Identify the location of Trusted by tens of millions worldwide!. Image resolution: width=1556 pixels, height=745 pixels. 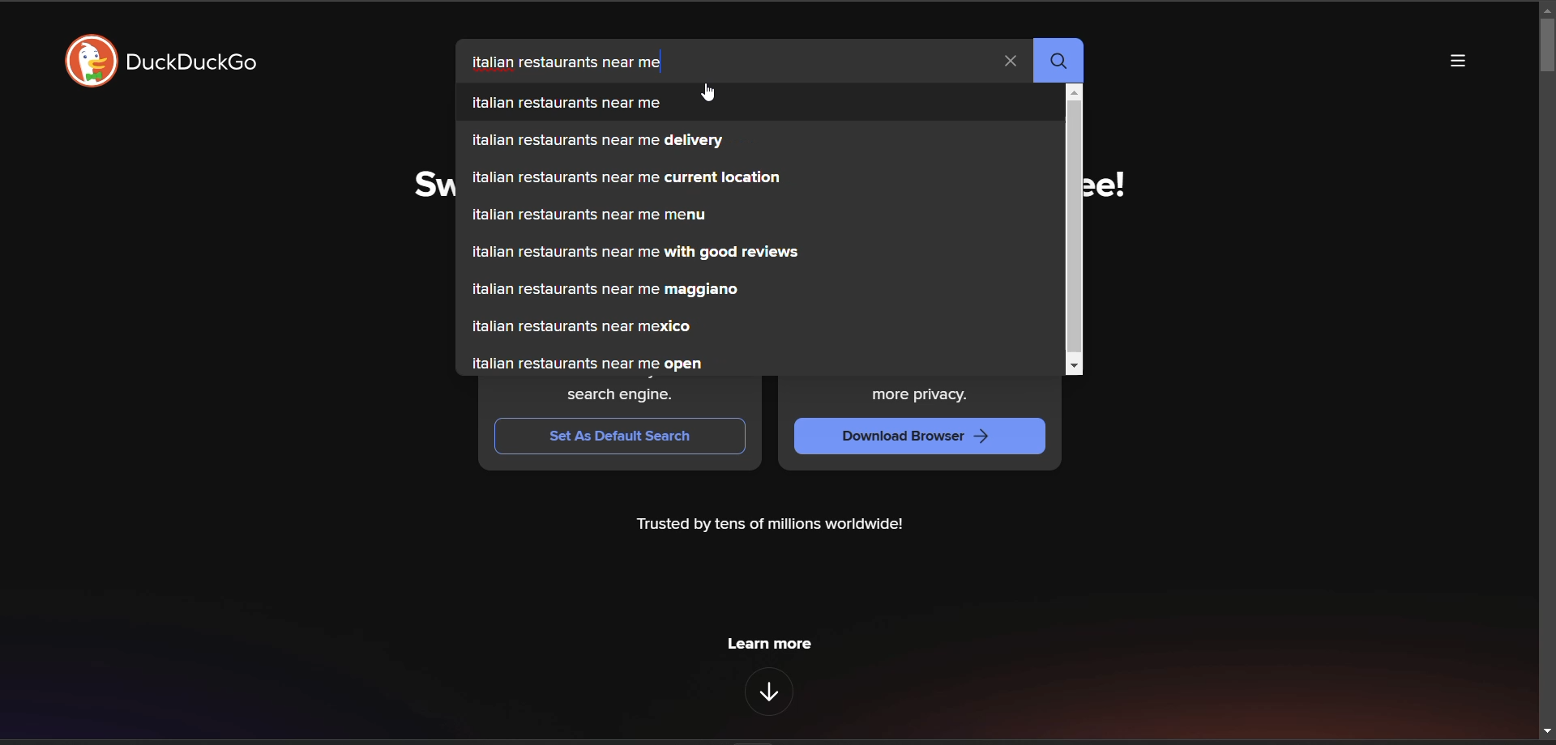
(769, 525).